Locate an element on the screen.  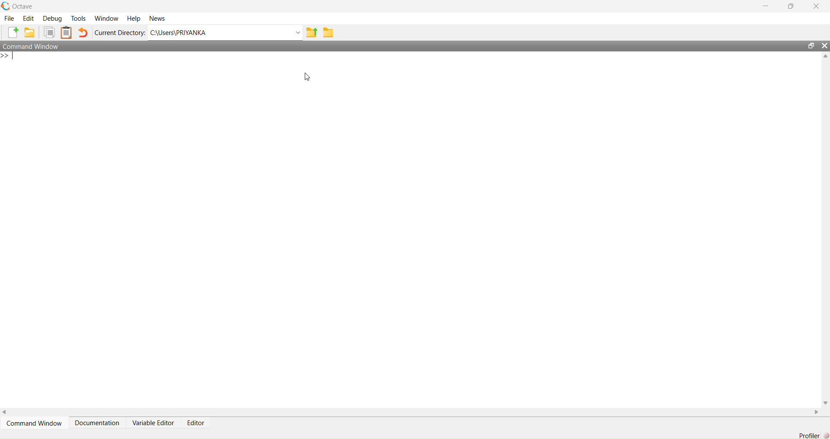
Browse Directions is located at coordinates (329, 32).